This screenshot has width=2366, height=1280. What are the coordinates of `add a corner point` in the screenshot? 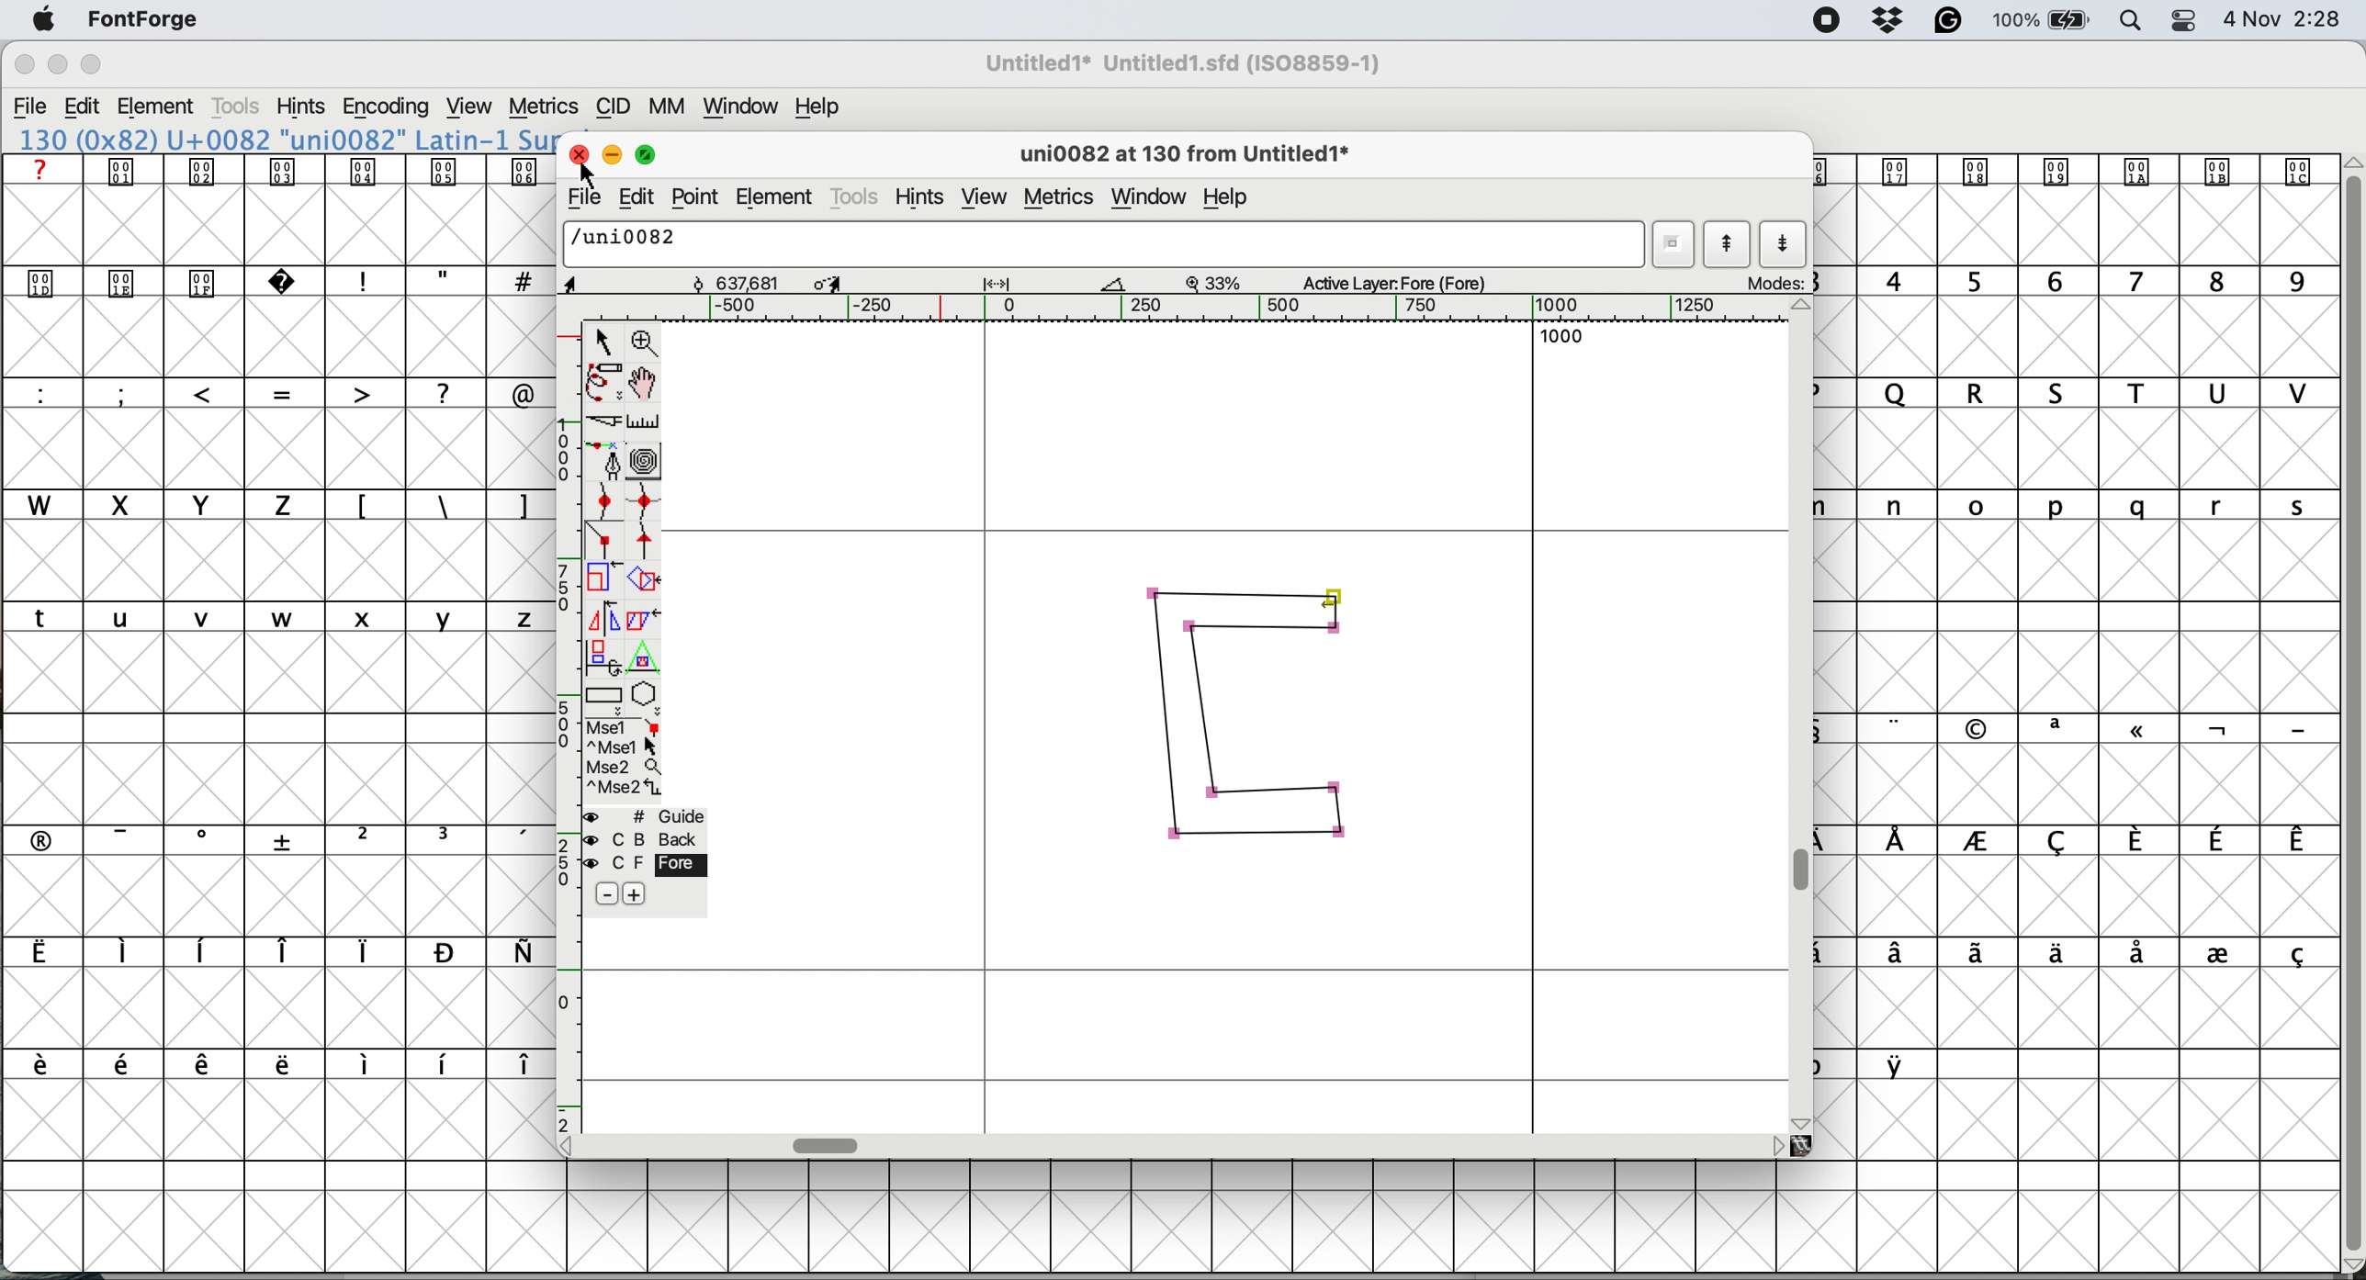 It's located at (604, 543).